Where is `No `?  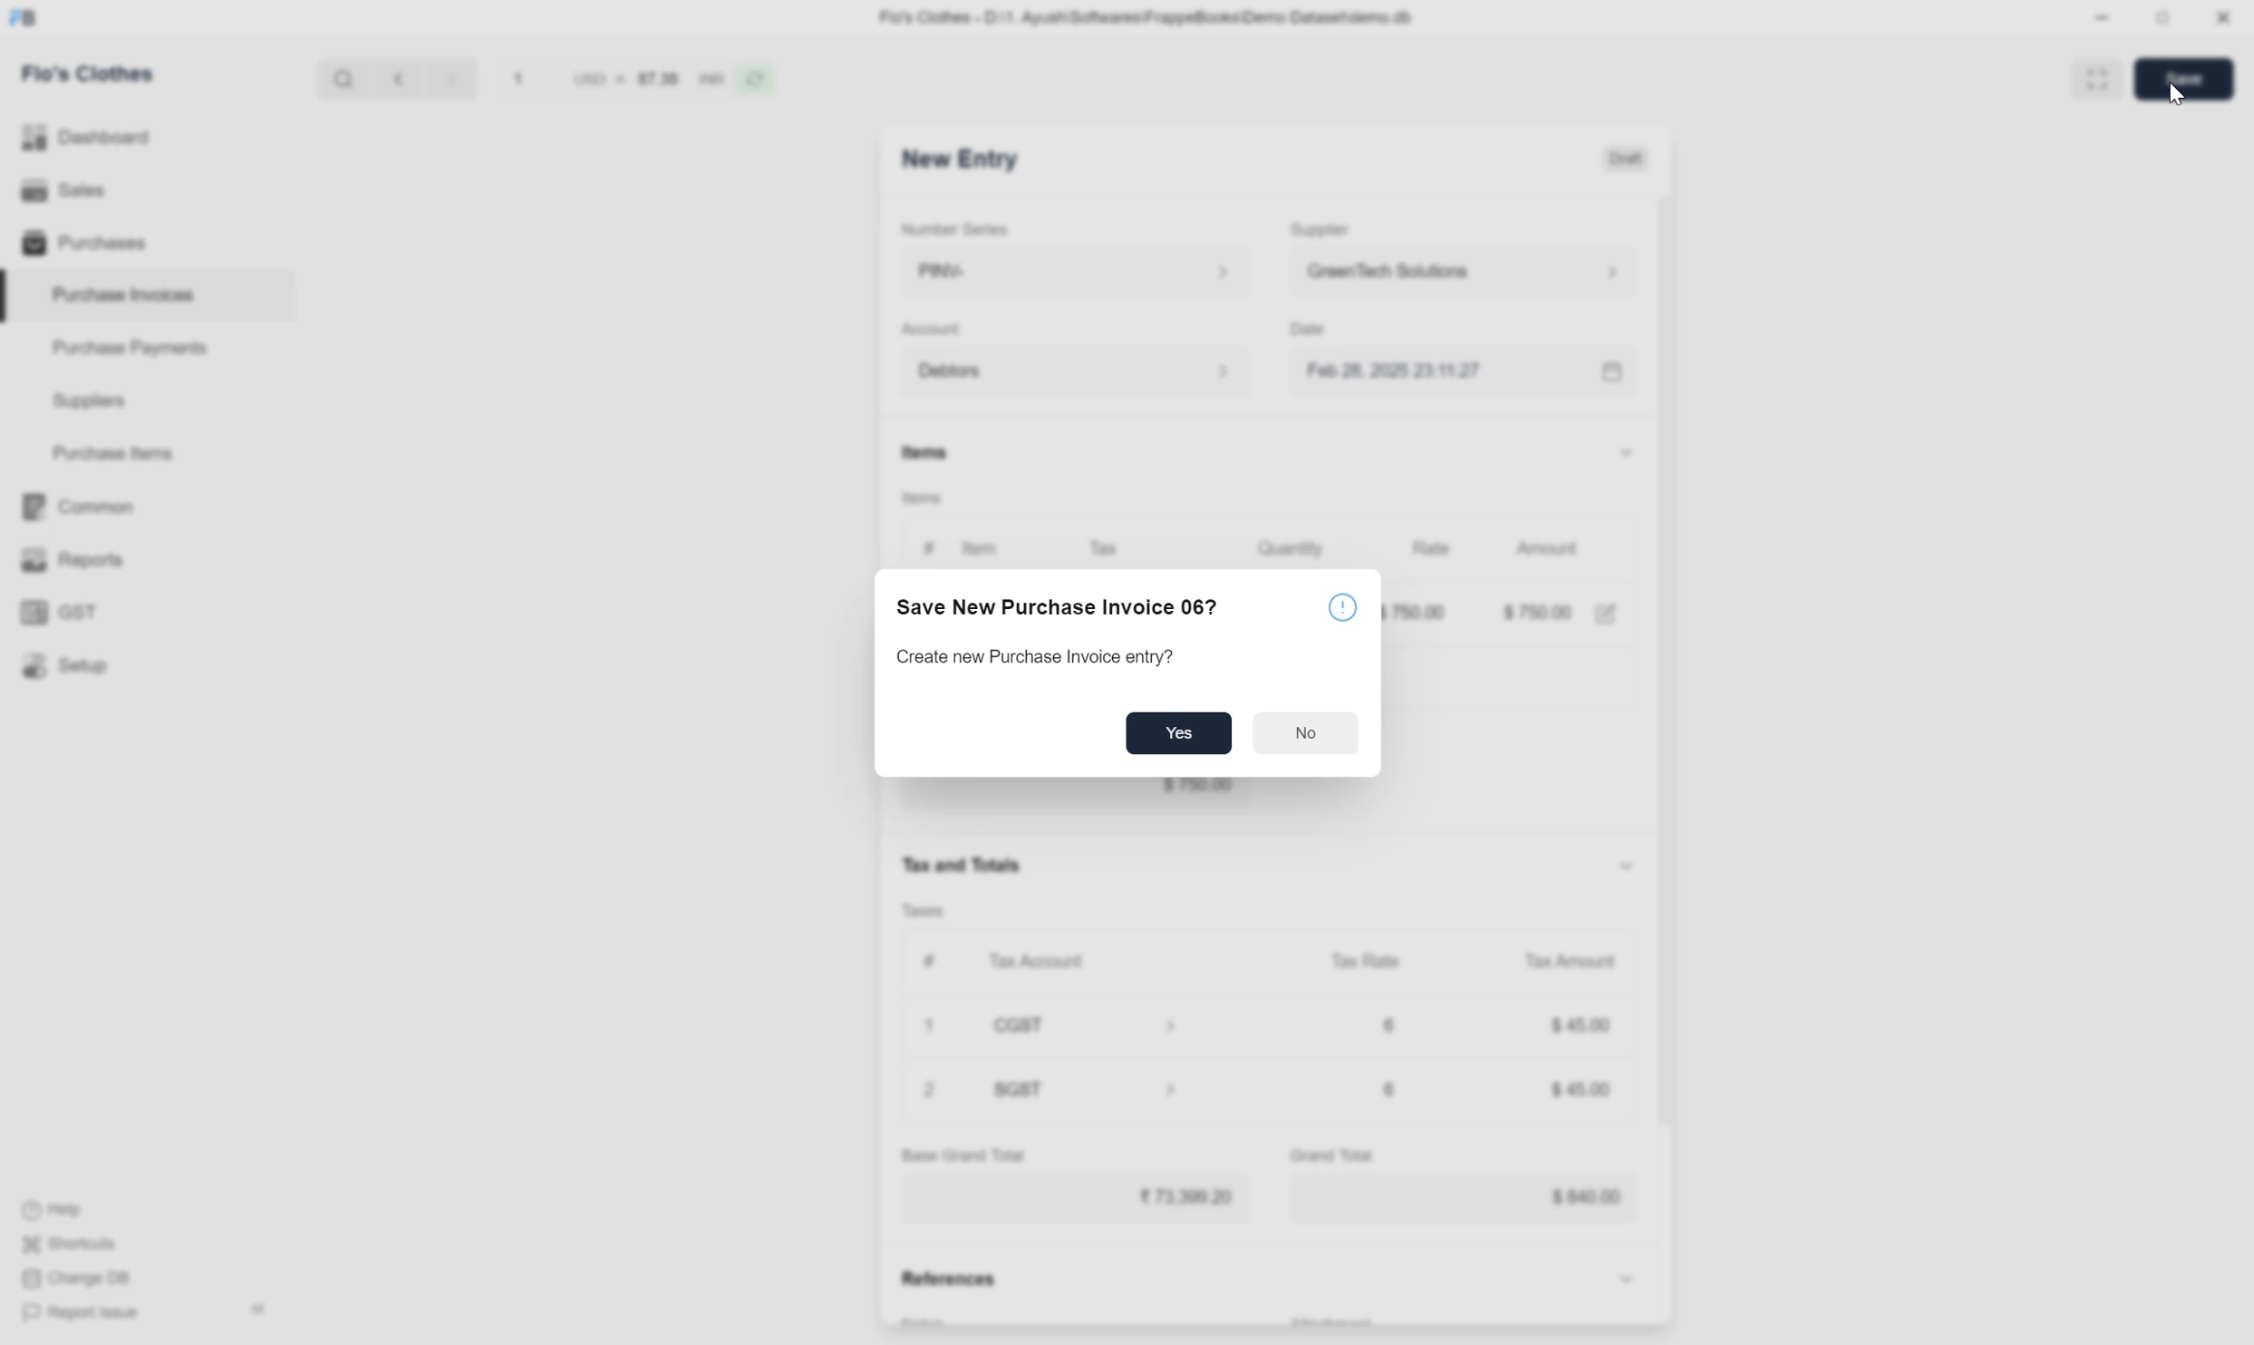 No  is located at coordinates (1306, 734).